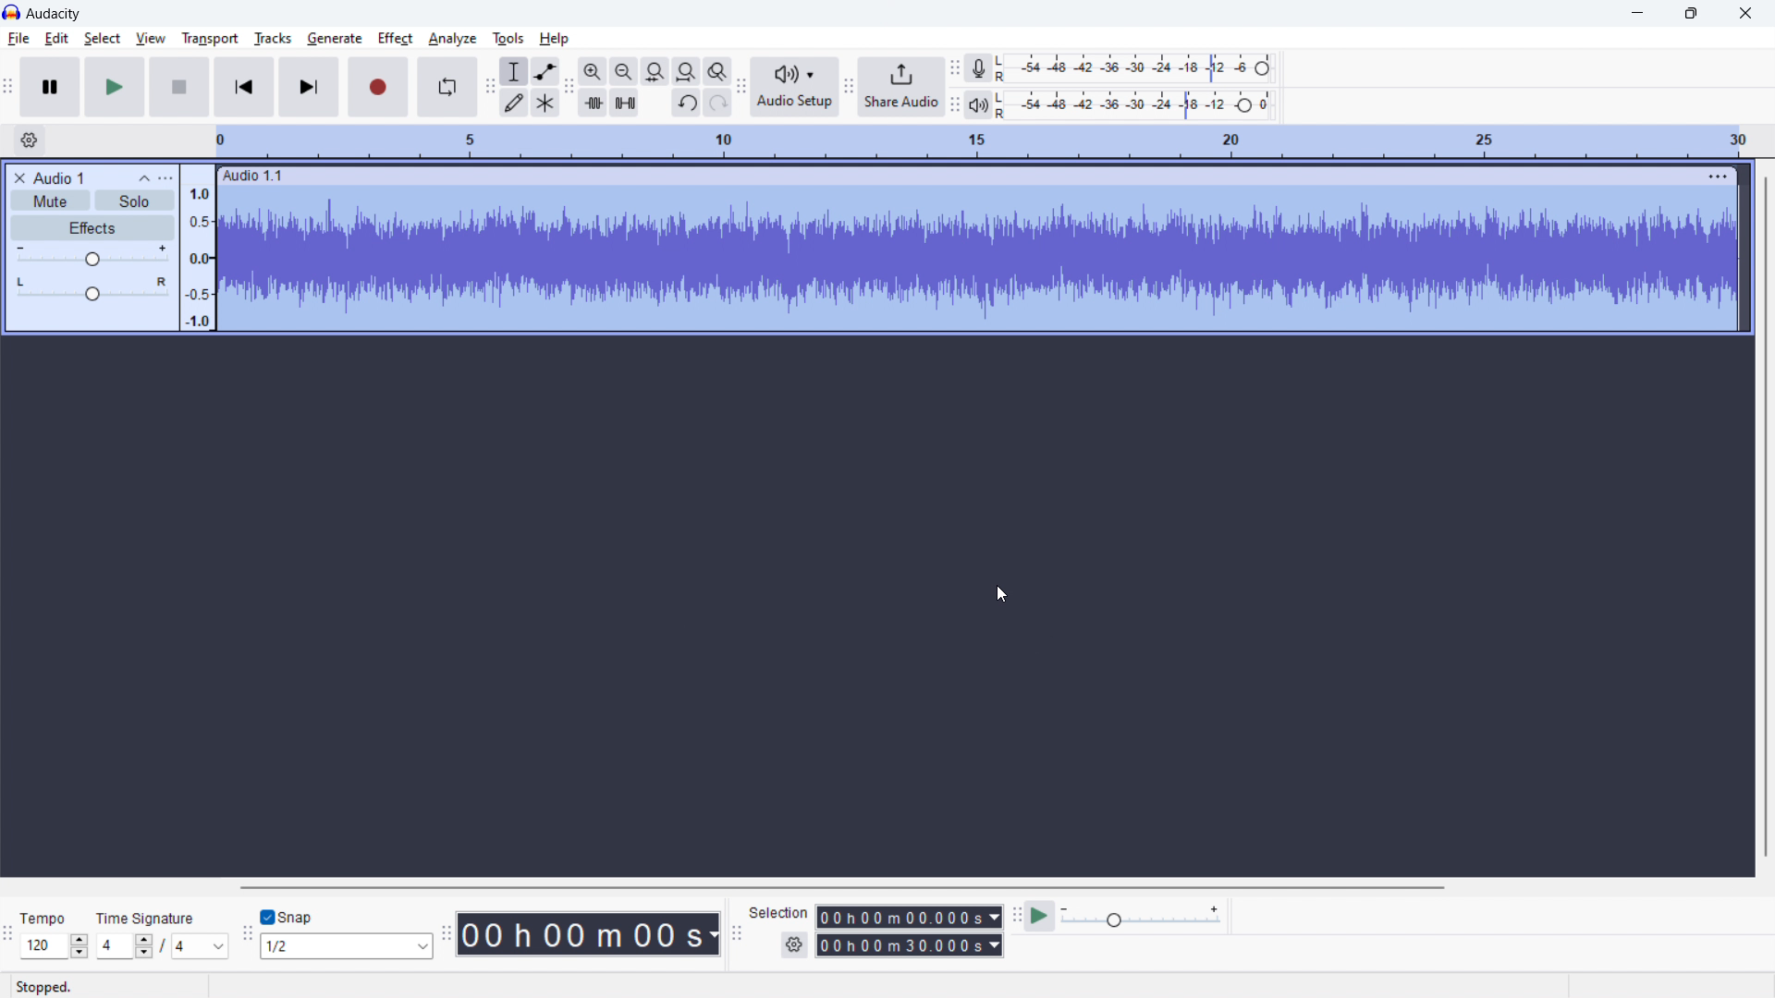 This screenshot has height=998, width=1775. I want to click on share audio toolbar, so click(849, 87).